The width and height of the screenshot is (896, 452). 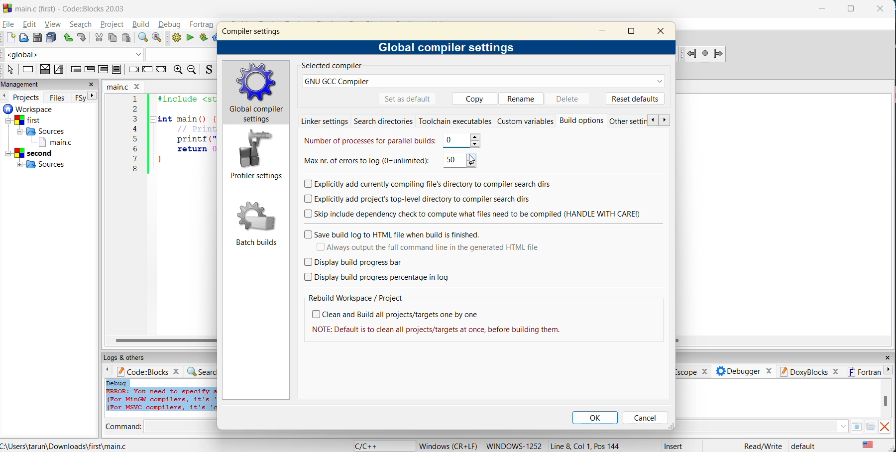 What do you see at coordinates (649, 120) in the screenshot?
I see `previous` at bounding box center [649, 120].